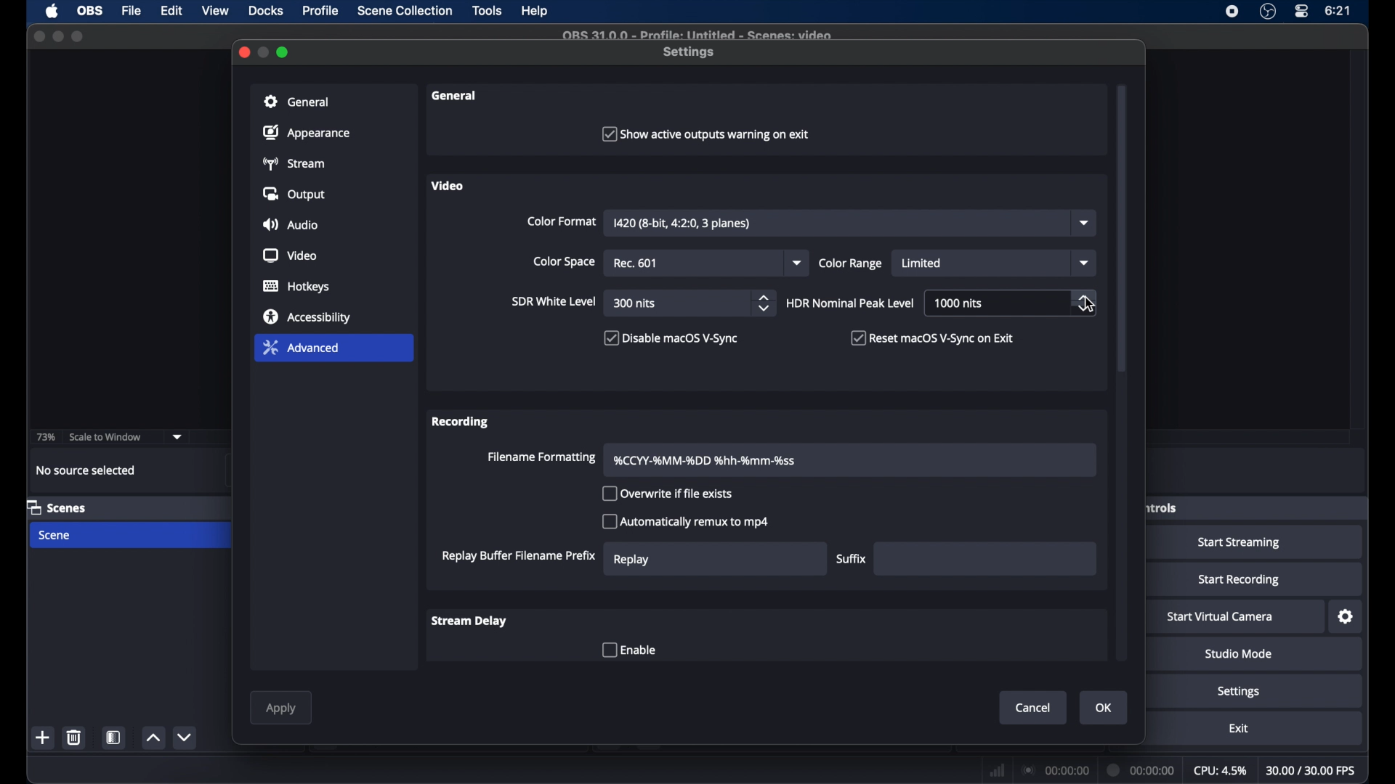 Image resolution: width=1395 pixels, height=784 pixels. Describe the element at coordinates (1239, 653) in the screenshot. I see `studio mode` at that location.